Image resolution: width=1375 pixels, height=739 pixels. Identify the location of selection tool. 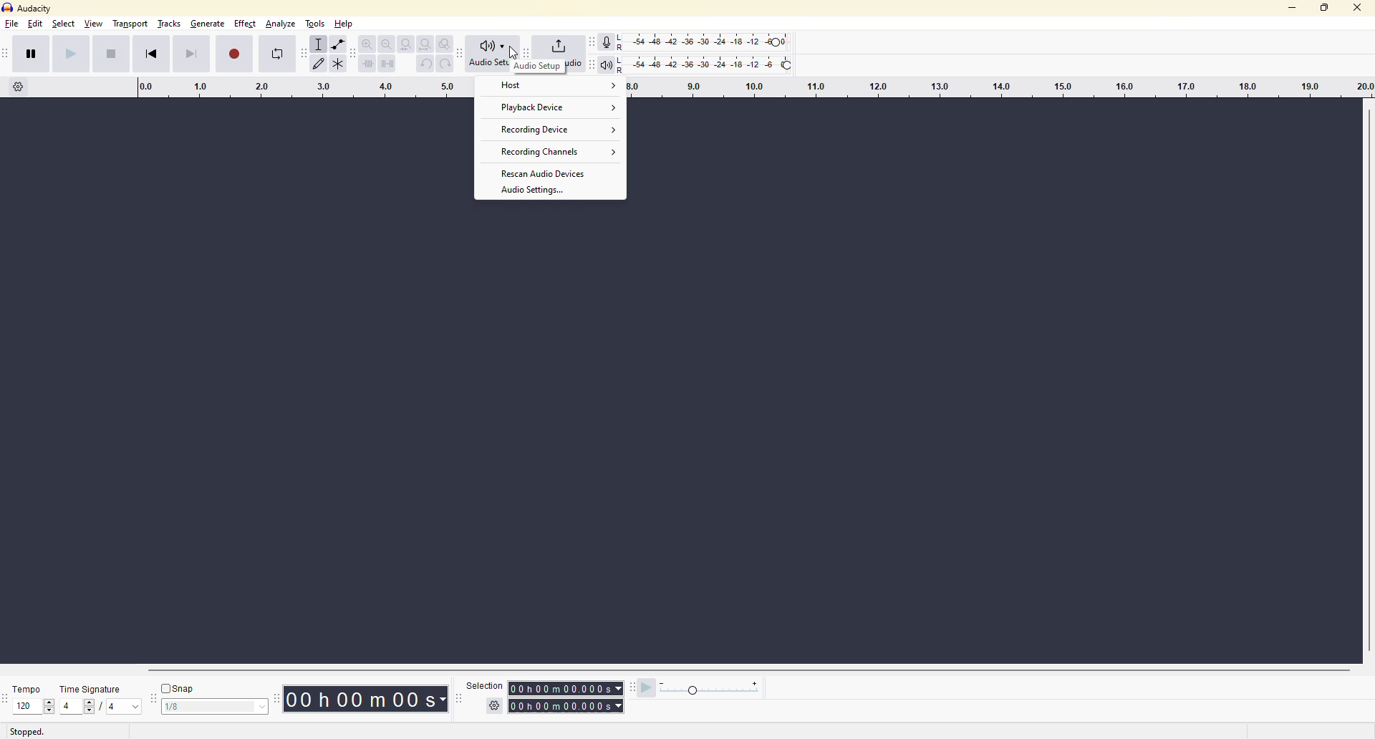
(319, 45).